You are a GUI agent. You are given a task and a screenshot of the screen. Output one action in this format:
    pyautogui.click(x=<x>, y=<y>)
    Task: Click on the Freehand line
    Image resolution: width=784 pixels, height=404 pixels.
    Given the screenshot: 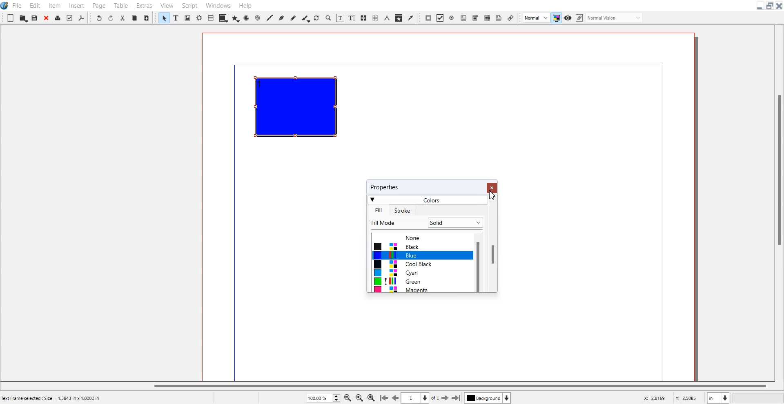 What is the action you would take?
    pyautogui.click(x=293, y=18)
    